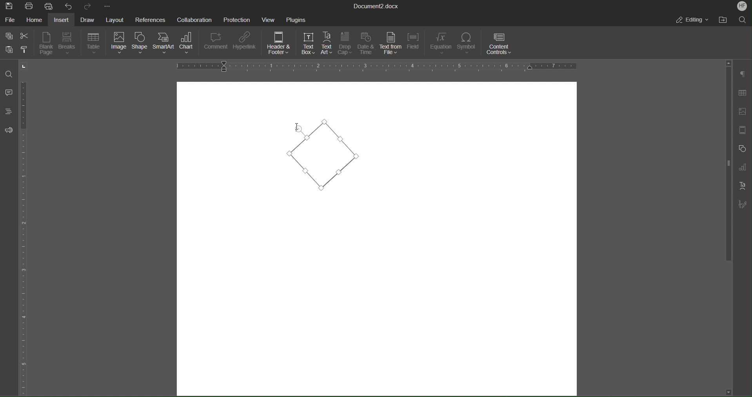  Describe the element at coordinates (67, 6) in the screenshot. I see `Undo` at that location.